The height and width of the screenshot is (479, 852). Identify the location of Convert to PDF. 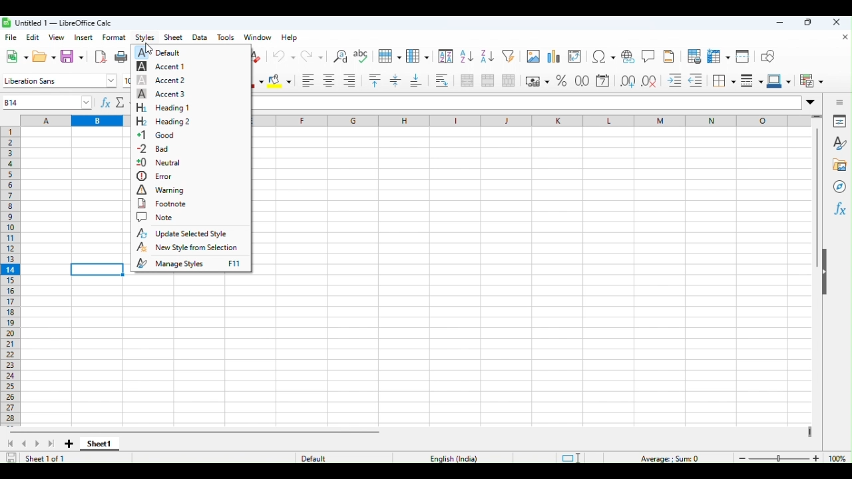
(100, 55).